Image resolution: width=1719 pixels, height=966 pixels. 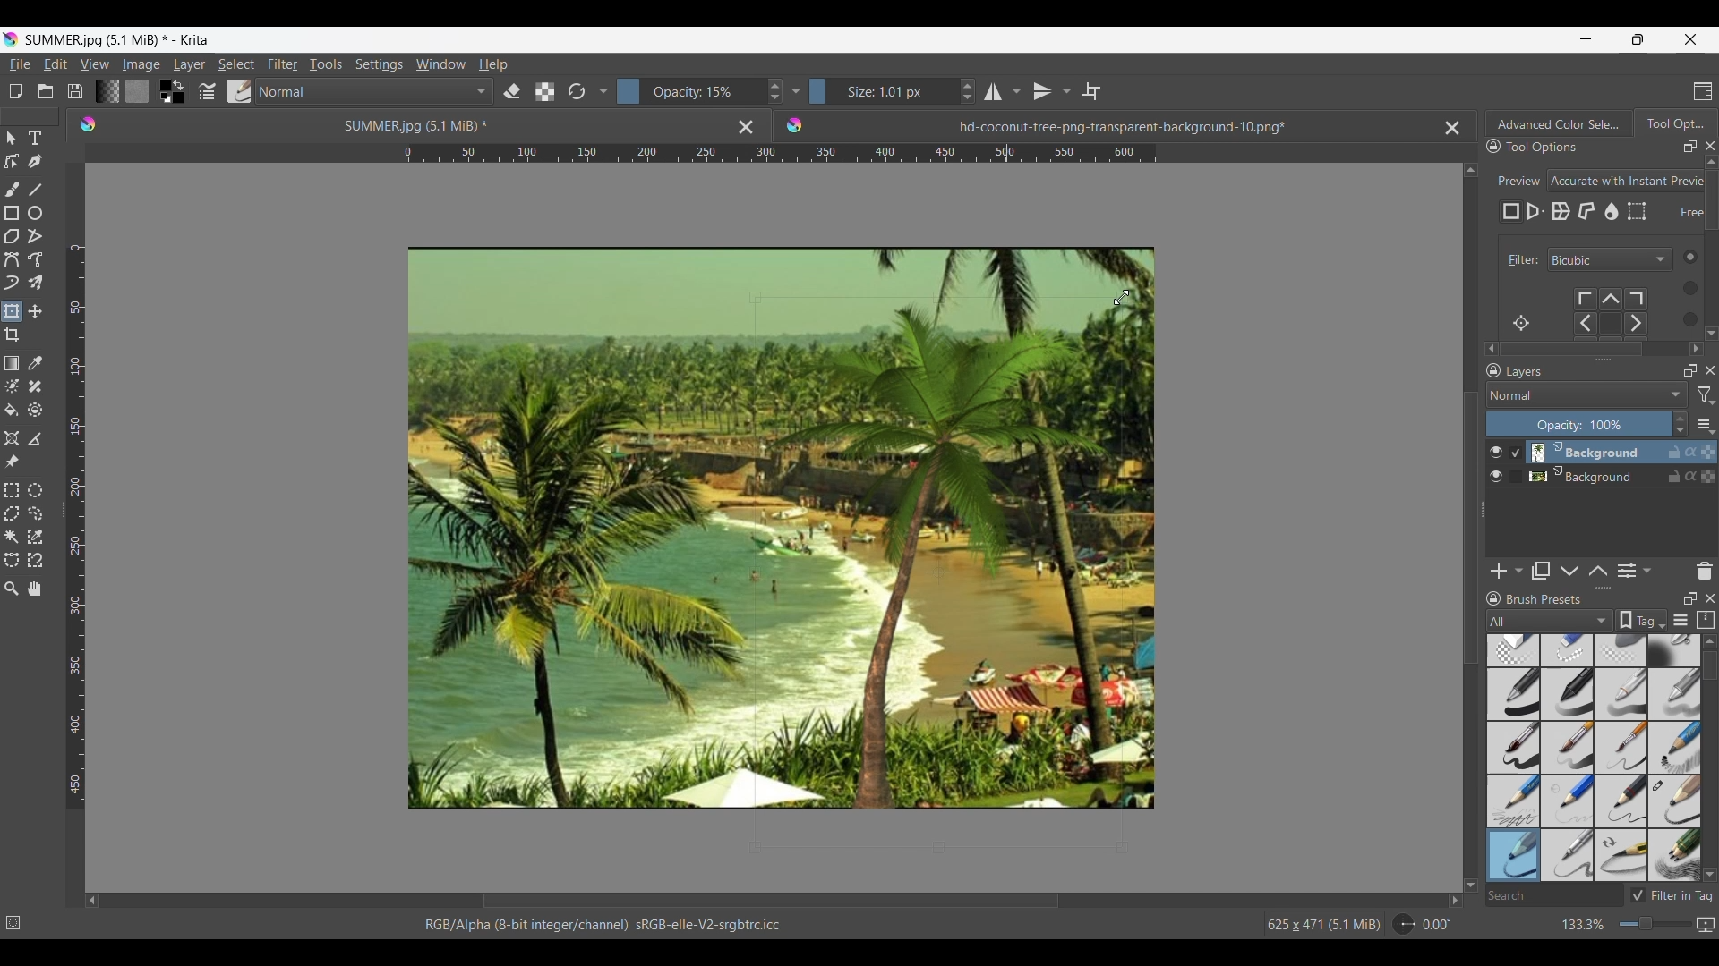 What do you see at coordinates (1569, 854) in the screenshot?
I see `pencil 5-tilted` at bounding box center [1569, 854].